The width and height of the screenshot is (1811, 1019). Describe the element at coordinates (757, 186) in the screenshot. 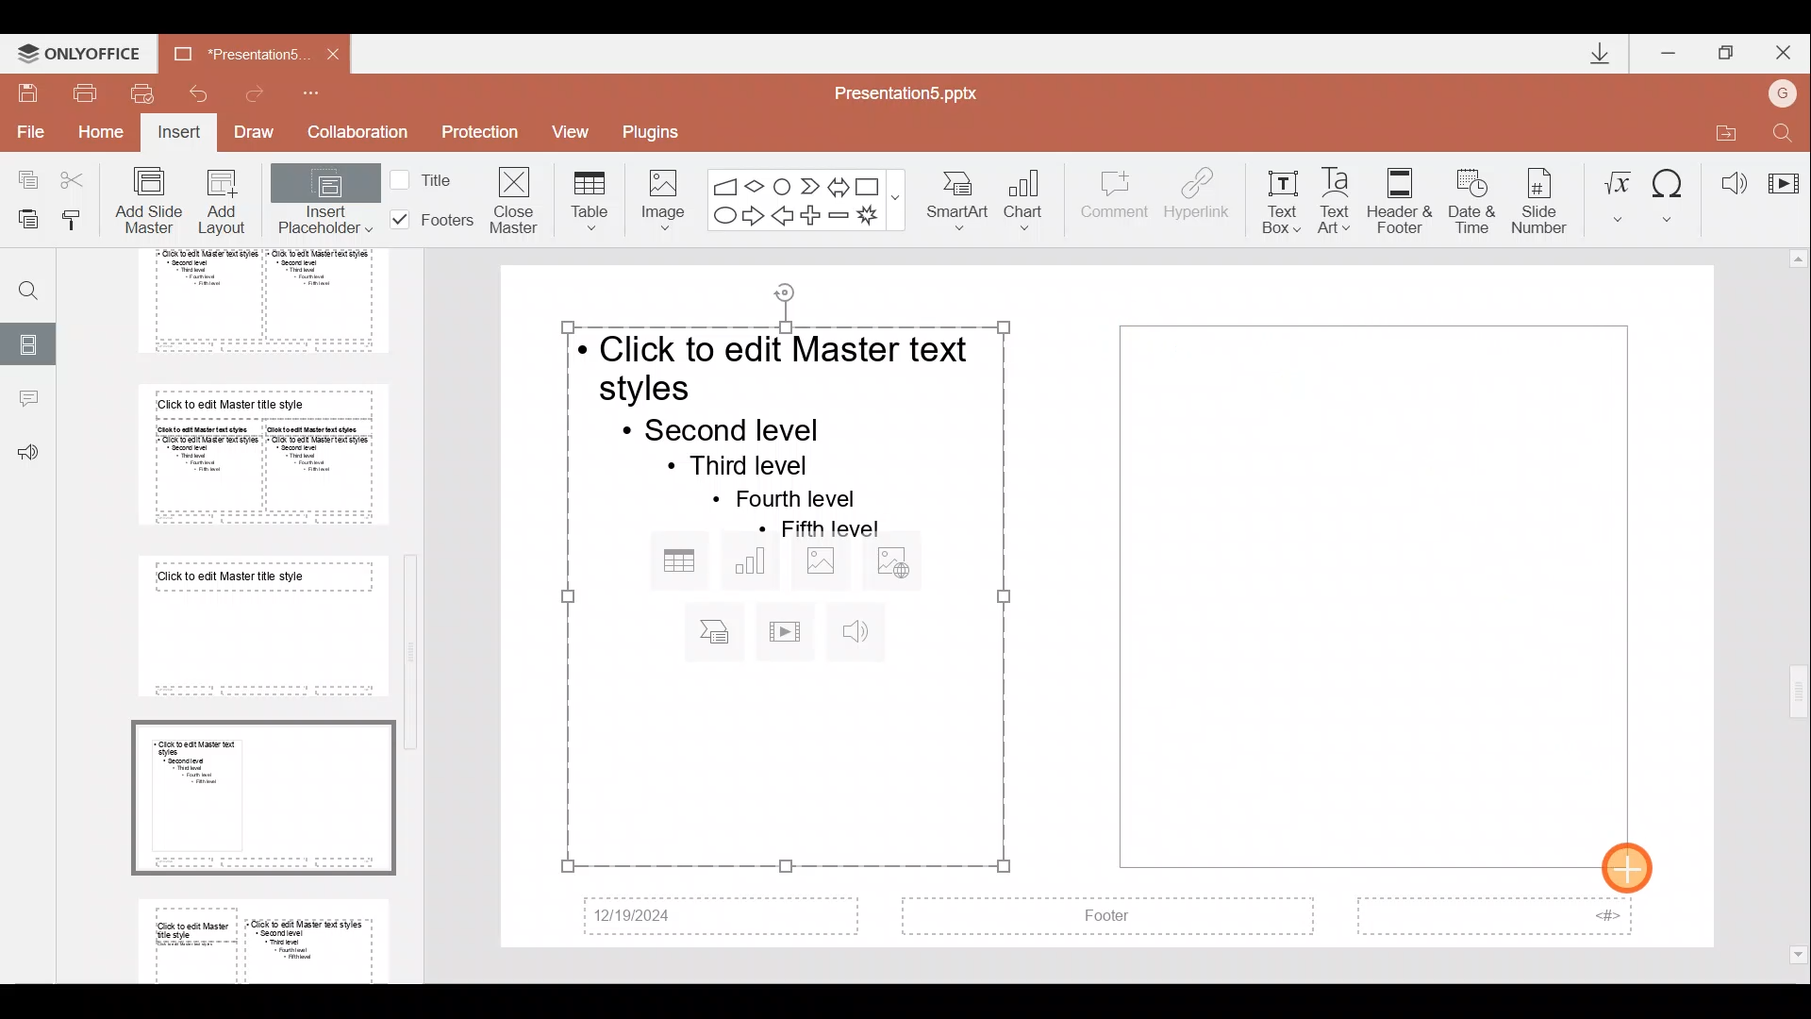

I see `Flow chart-decision` at that location.